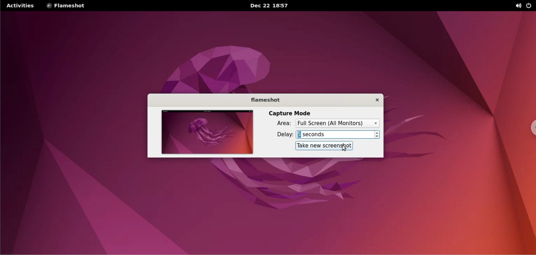 The height and width of the screenshot is (255, 536). What do you see at coordinates (379, 134) in the screenshot?
I see `increment or decrement delay time` at bounding box center [379, 134].